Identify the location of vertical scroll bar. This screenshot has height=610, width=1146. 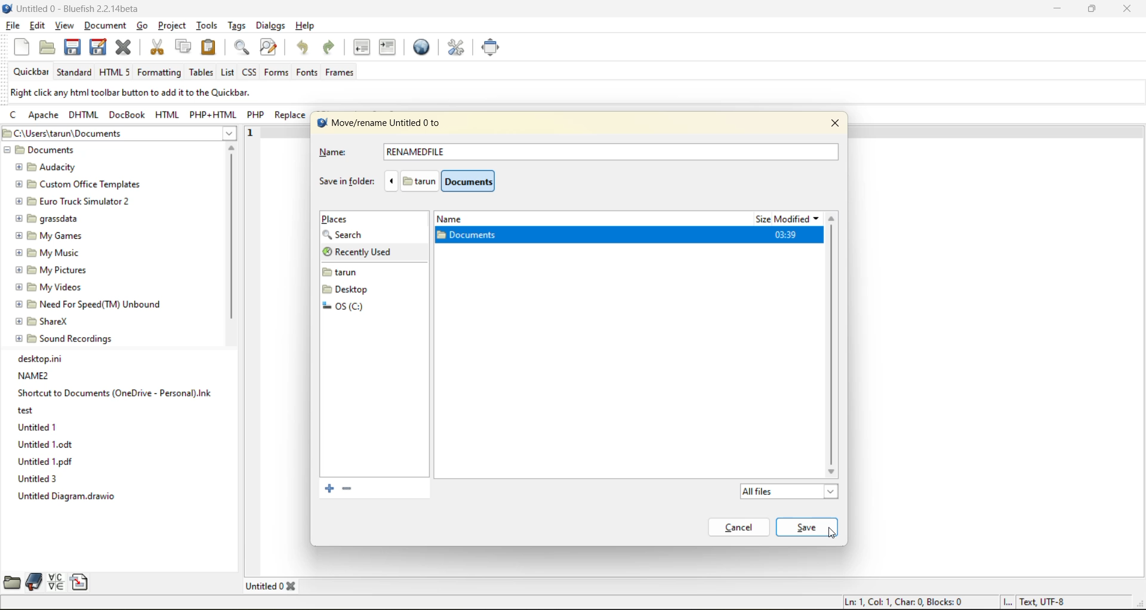
(232, 237).